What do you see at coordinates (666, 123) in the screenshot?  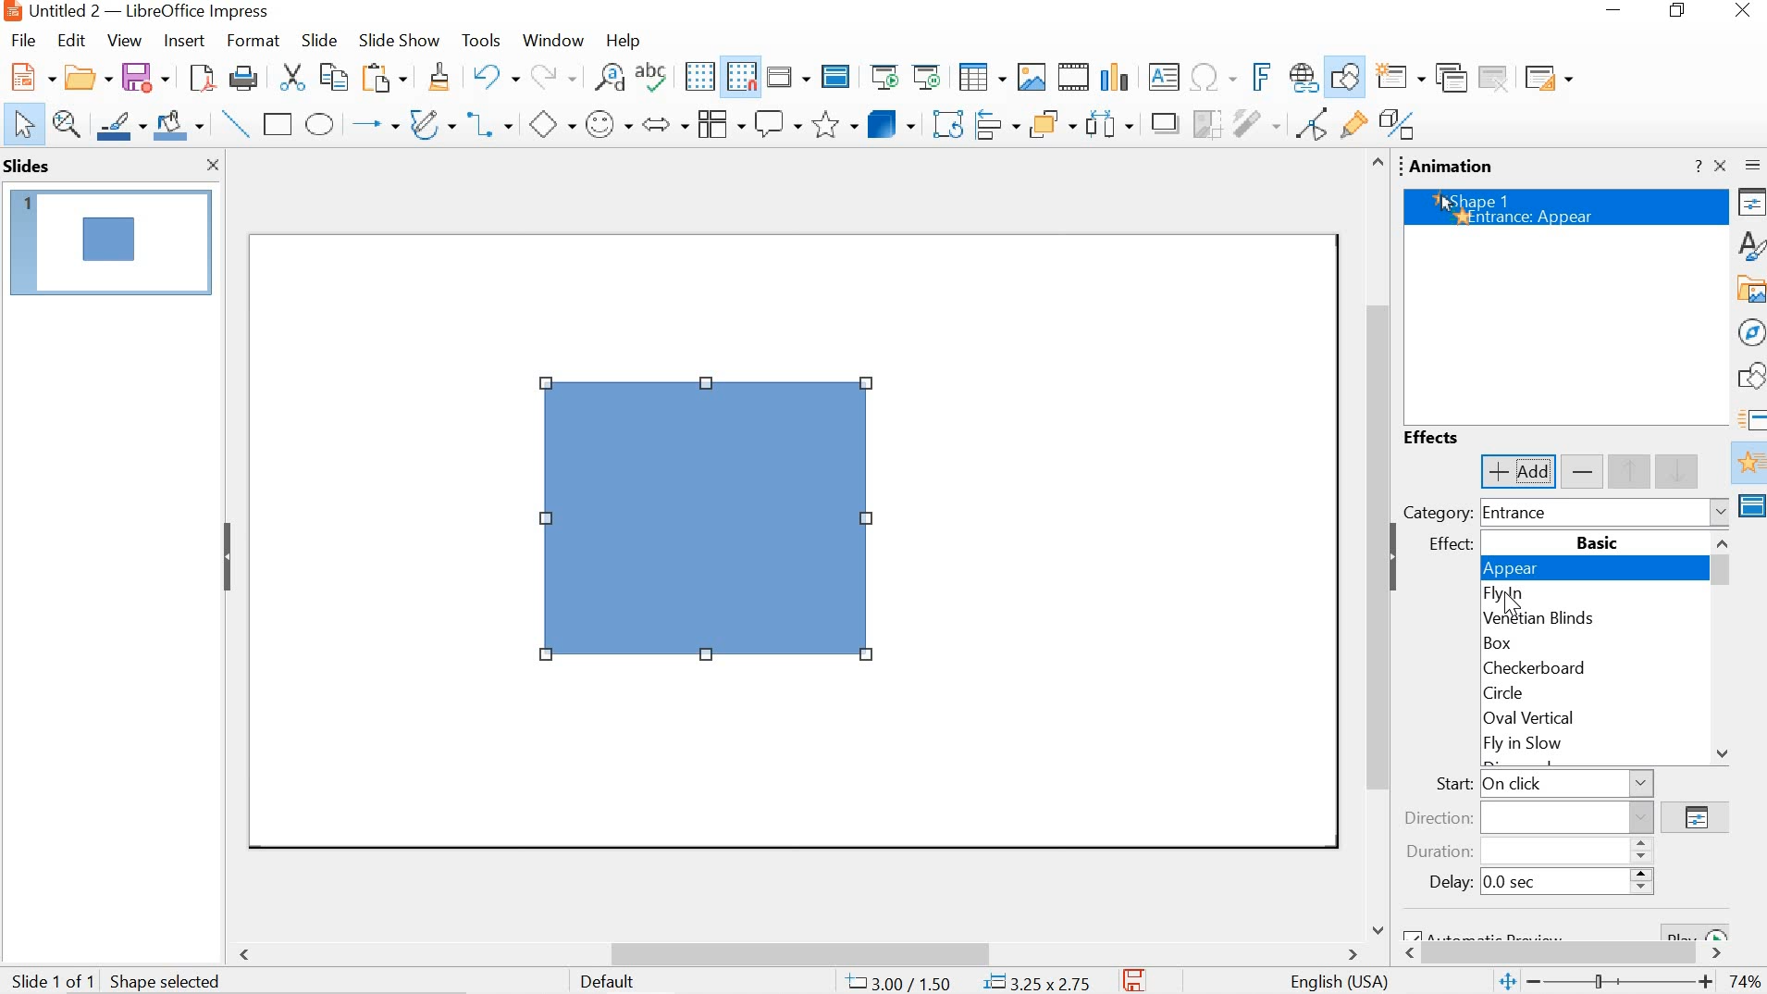 I see `block arrows` at bounding box center [666, 123].